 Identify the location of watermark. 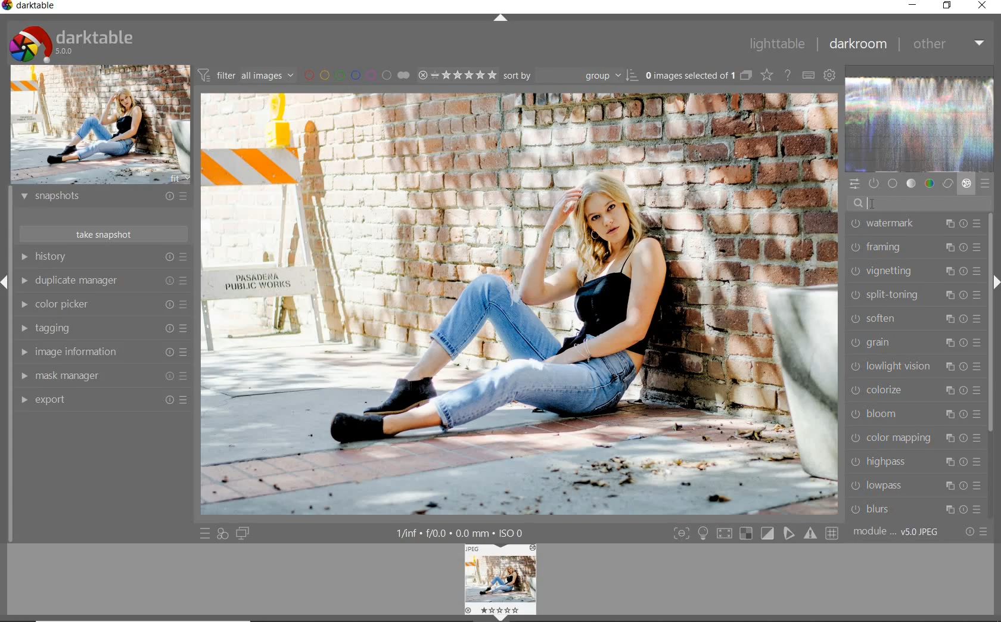
(916, 225).